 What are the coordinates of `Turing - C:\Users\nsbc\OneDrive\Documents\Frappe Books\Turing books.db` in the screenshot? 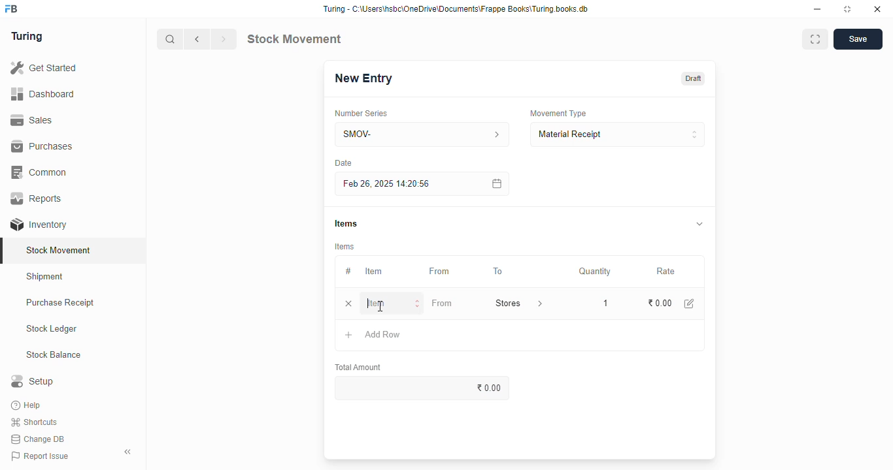 It's located at (456, 9).